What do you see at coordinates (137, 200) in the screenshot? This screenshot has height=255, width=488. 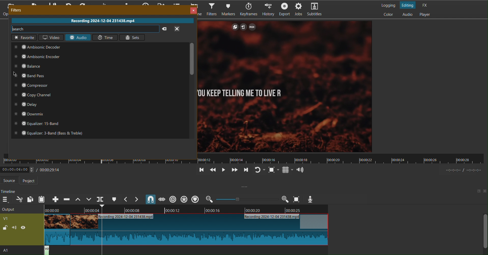 I see `Next Marker` at bounding box center [137, 200].